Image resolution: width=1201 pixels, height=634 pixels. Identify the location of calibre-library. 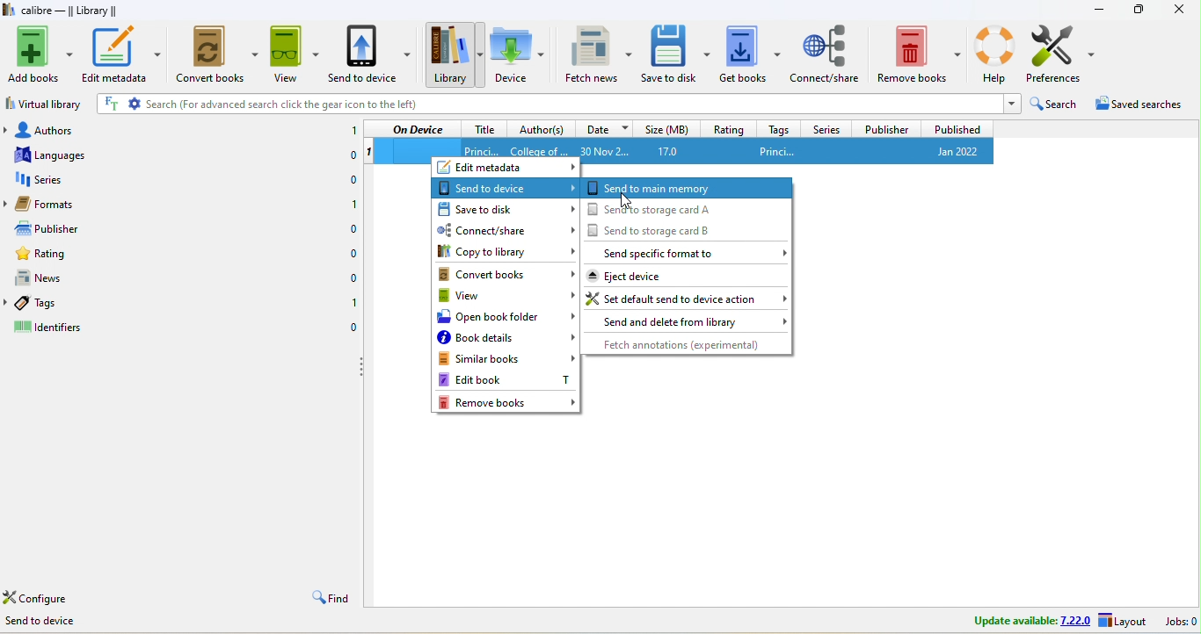
(75, 11).